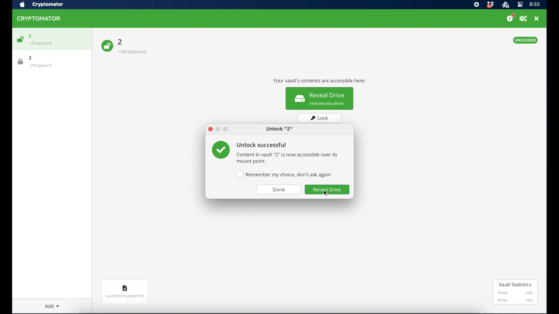 The width and height of the screenshot is (559, 314). Describe the element at coordinates (320, 118) in the screenshot. I see `lock` at that location.